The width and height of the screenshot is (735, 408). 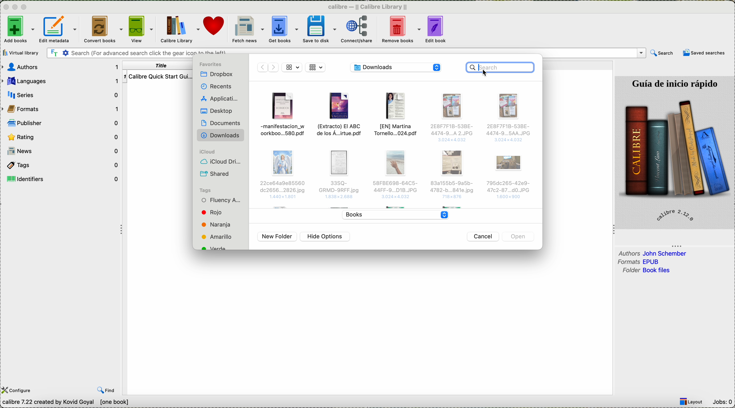 What do you see at coordinates (221, 99) in the screenshot?
I see `applications` at bounding box center [221, 99].